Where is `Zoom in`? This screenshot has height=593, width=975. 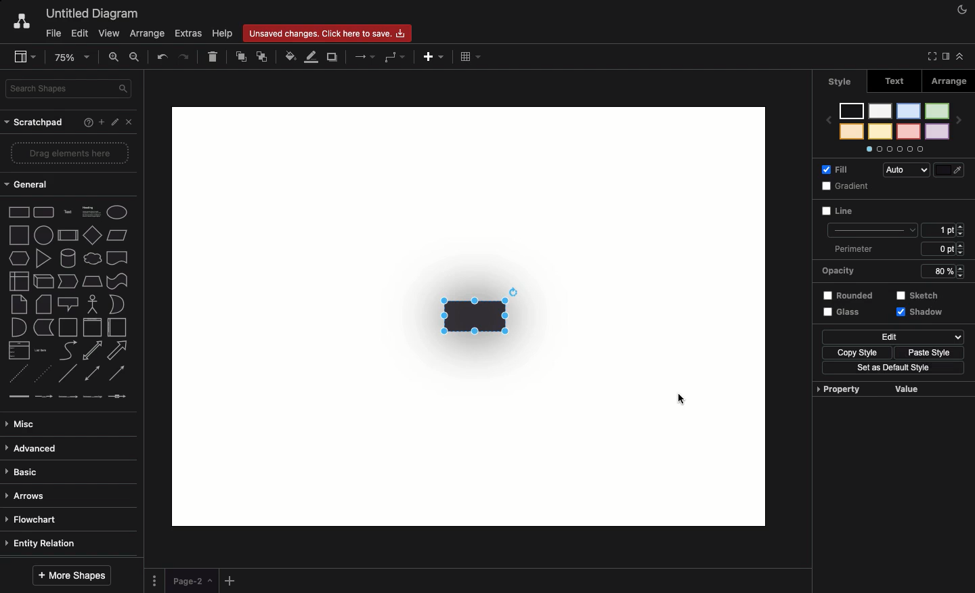 Zoom in is located at coordinates (114, 59).